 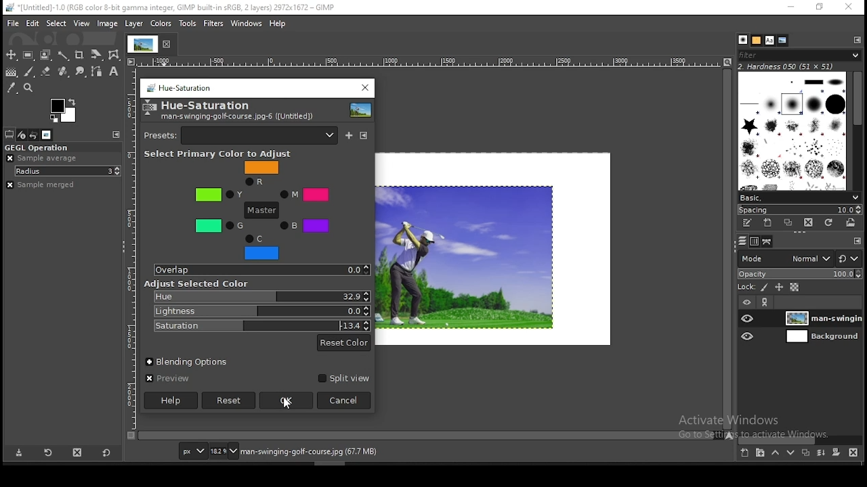 What do you see at coordinates (22, 453) in the screenshot?
I see `save tool preset` at bounding box center [22, 453].